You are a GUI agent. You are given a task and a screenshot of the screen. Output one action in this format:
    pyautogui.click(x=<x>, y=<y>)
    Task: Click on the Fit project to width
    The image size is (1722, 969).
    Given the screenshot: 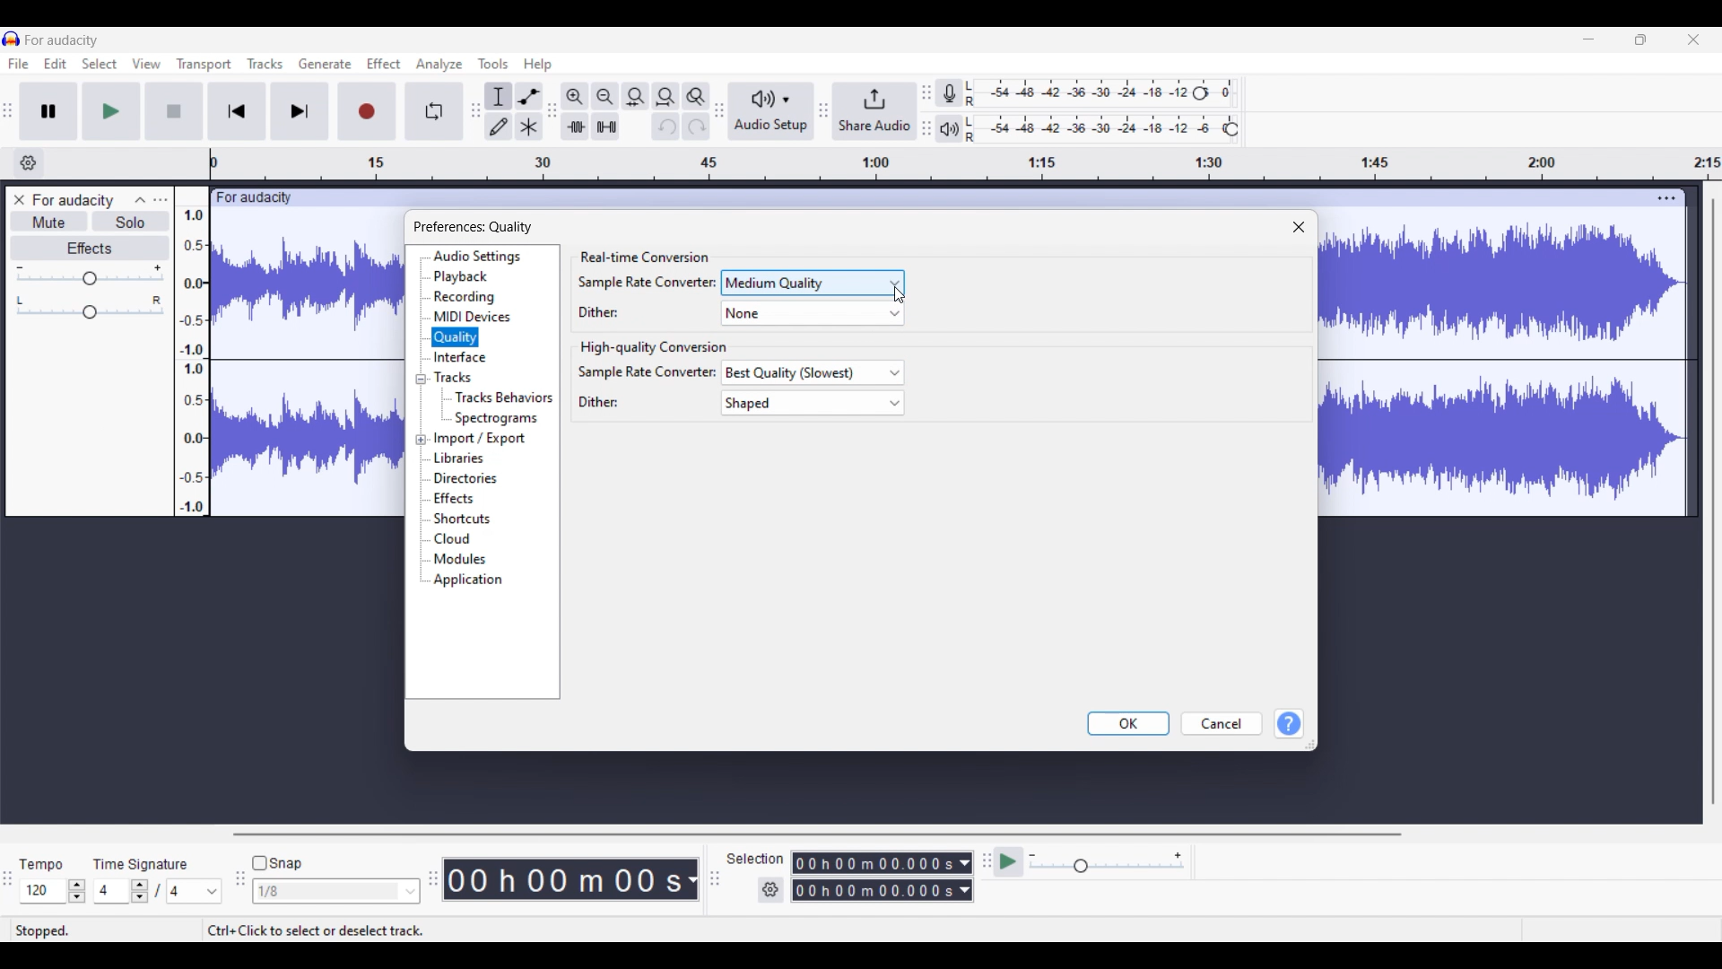 What is the action you would take?
    pyautogui.click(x=665, y=97)
    